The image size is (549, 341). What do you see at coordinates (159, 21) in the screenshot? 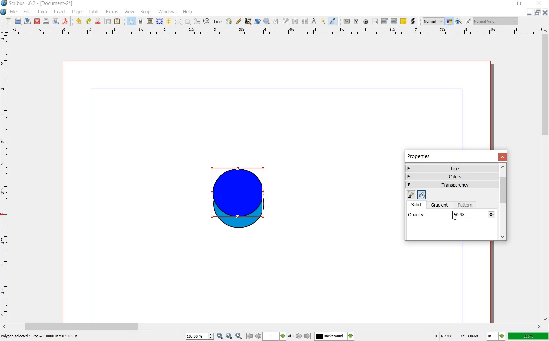
I see `render frame` at bounding box center [159, 21].